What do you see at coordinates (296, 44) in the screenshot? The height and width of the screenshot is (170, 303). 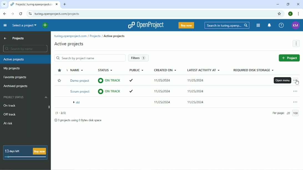 I see `More` at bounding box center [296, 44].